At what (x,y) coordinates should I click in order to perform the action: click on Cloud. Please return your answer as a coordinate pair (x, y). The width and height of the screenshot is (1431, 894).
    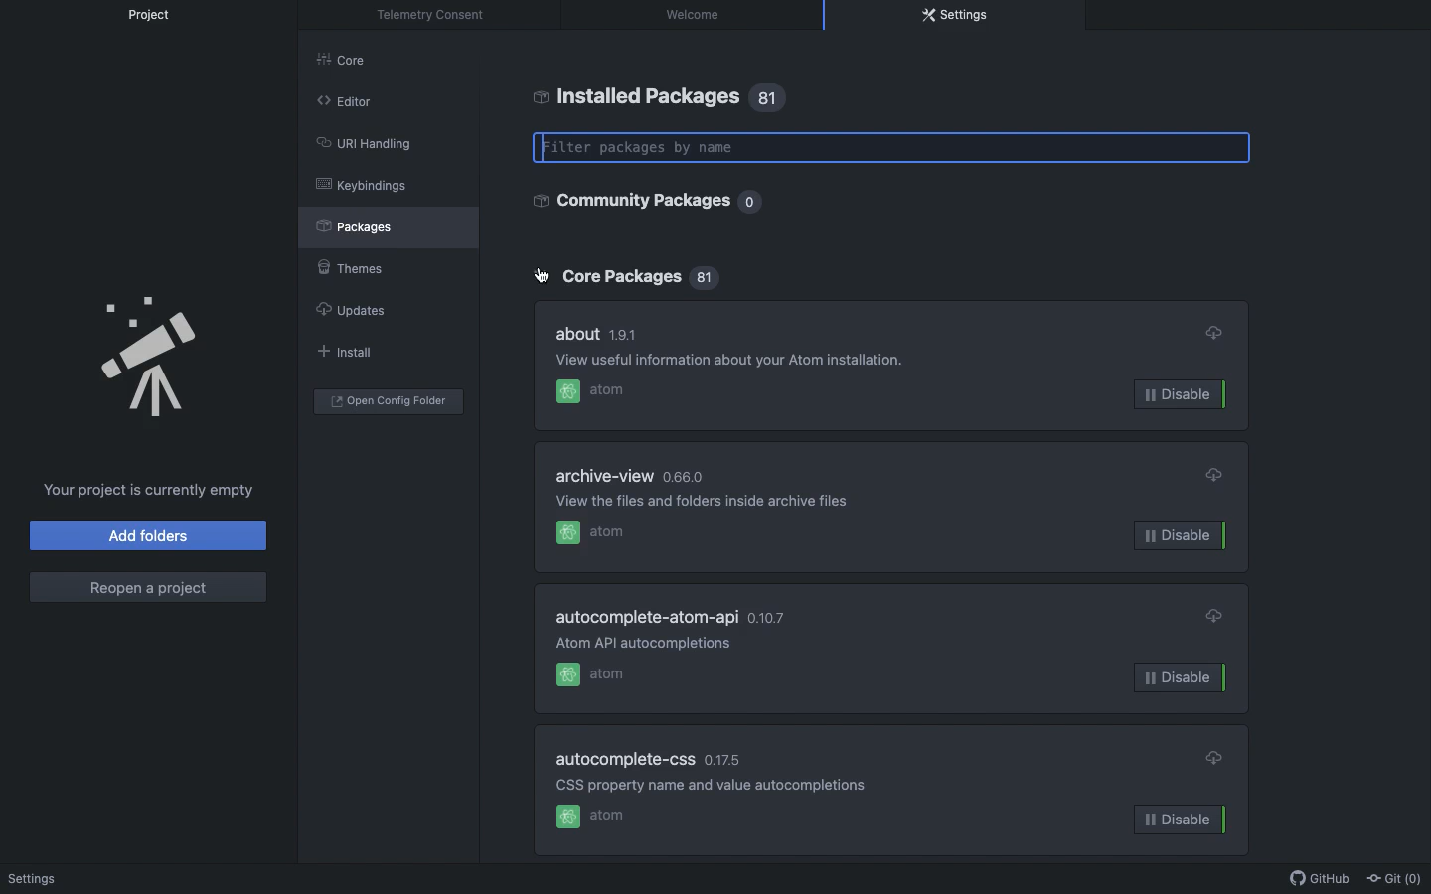
    Looking at the image, I should click on (1212, 332).